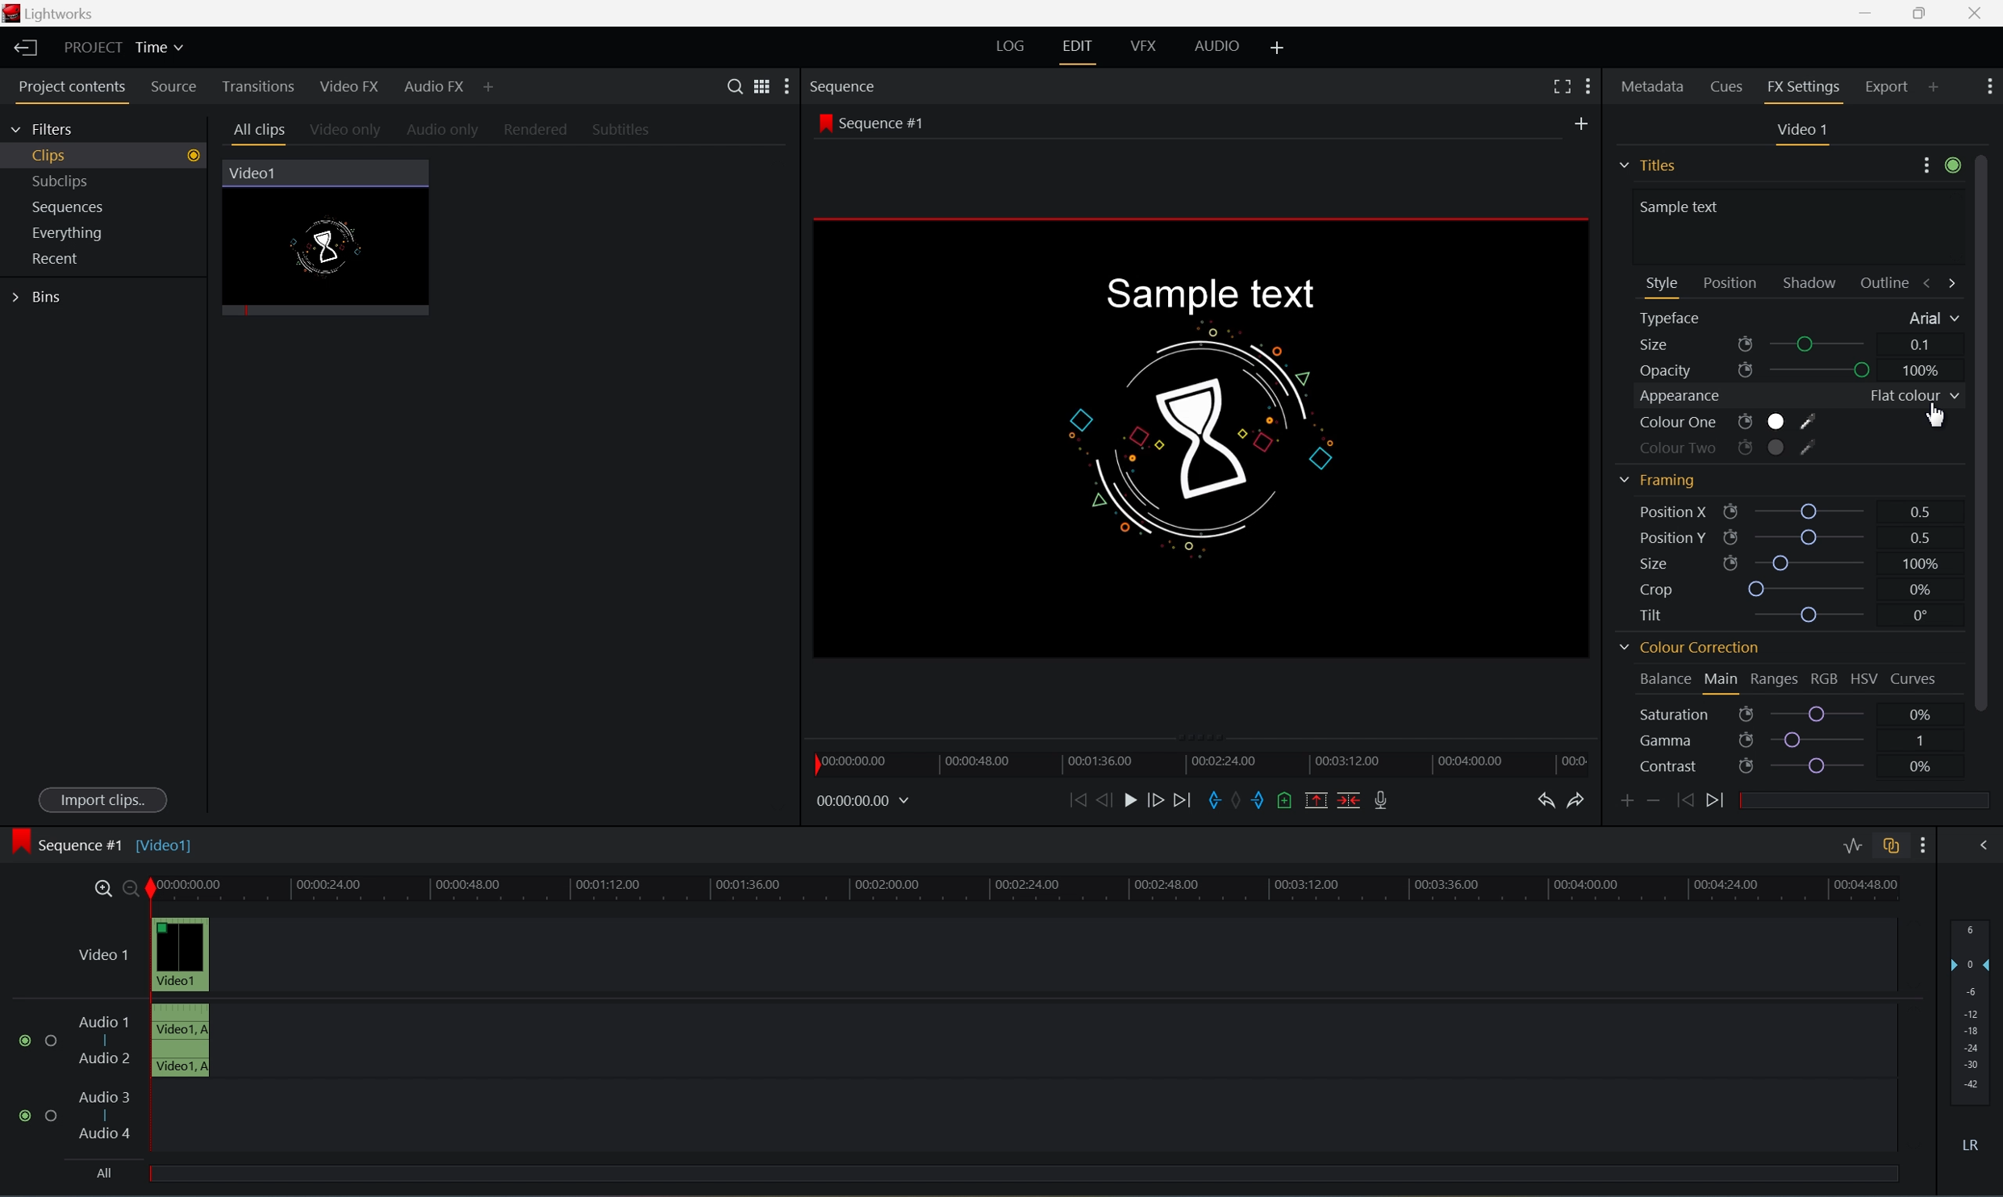 The width and height of the screenshot is (2003, 1197). I want to click on 100%, so click(1918, 562).